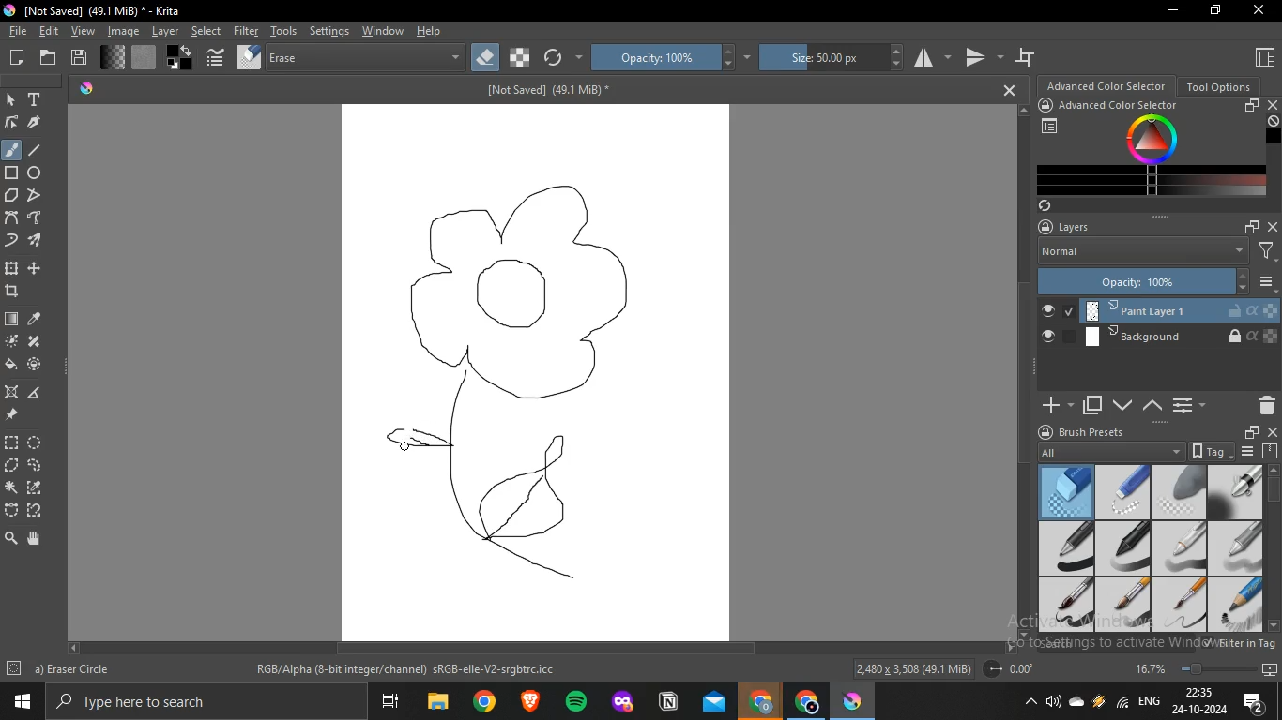 This screenshot has width=1282, height=720. Describe the element at coordinates (146, 57) in the screenshot. I see `fill patterns` at that location.